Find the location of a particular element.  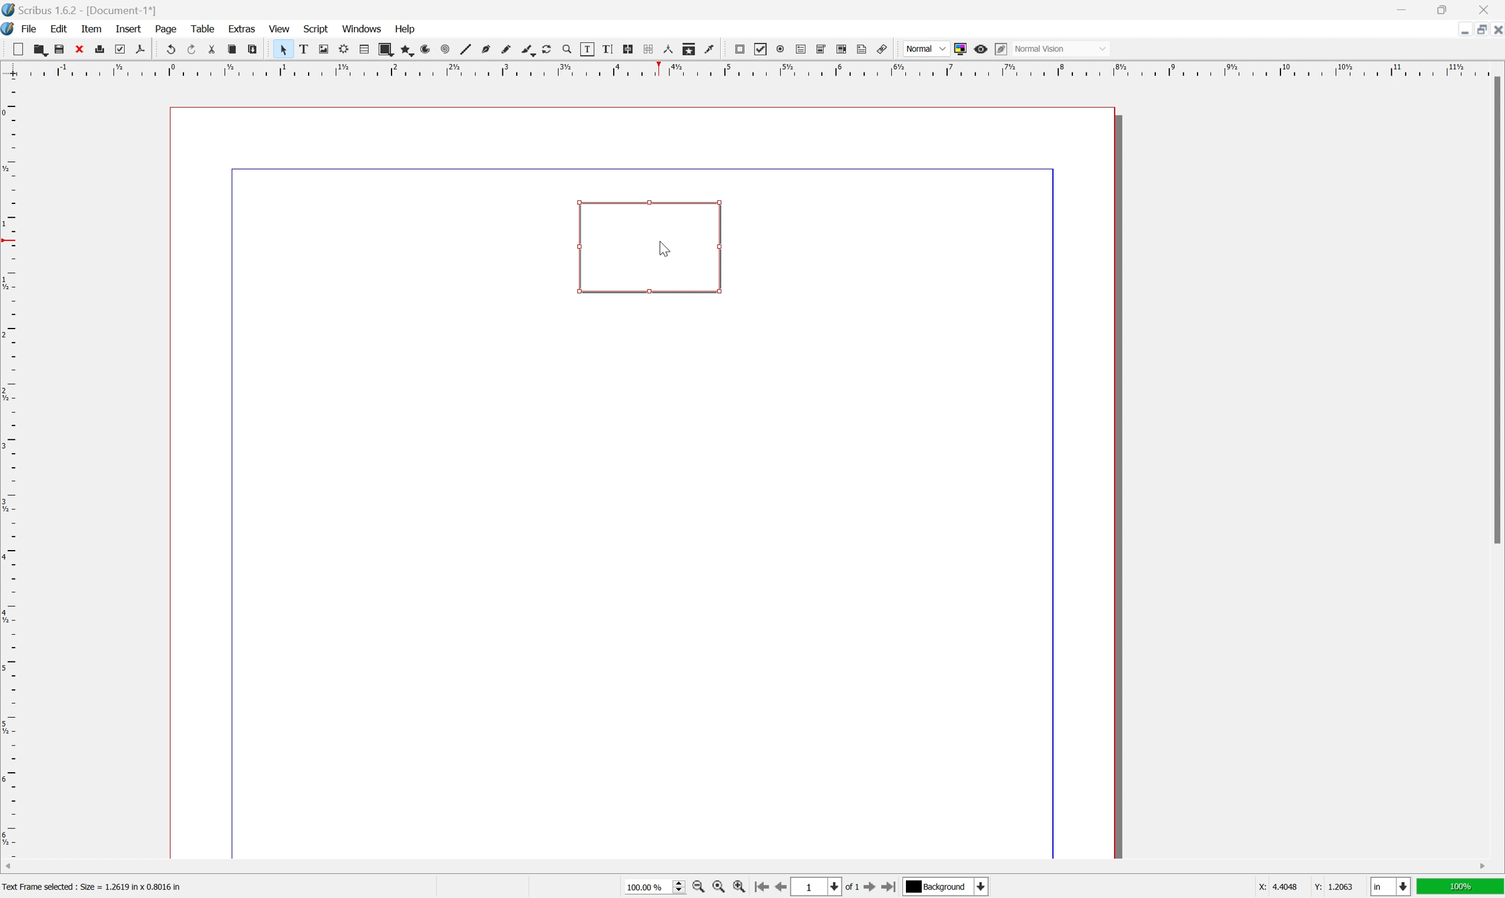

insert is located at coordinates (130, 30).